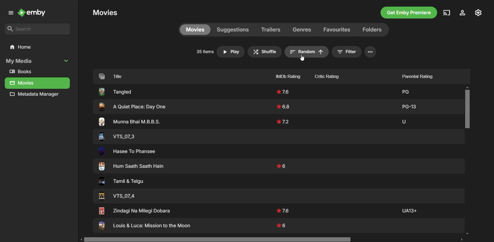 The width and height of the screenshot is (494, 242). Describe the element at coordinates (277, 75) in the screenshot. I see `IMDb Rating` at that location.